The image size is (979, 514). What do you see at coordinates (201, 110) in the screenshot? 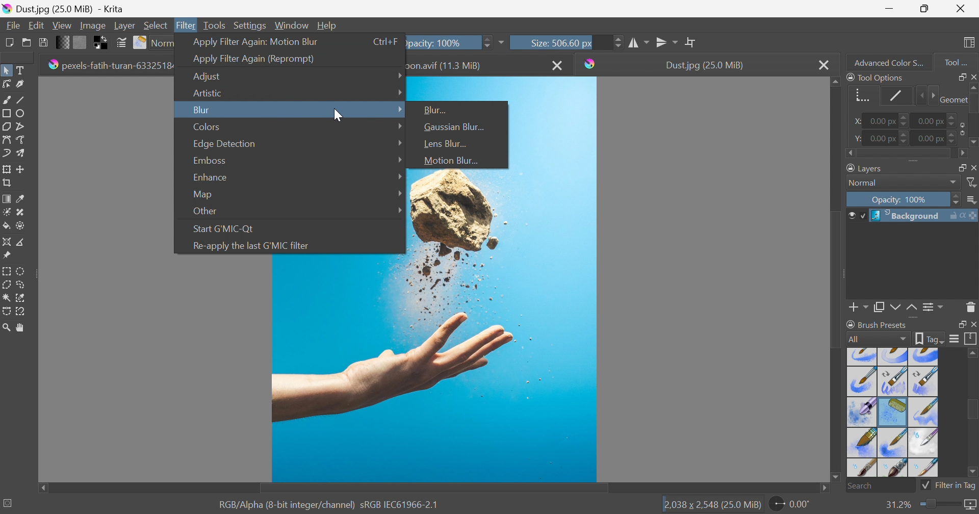
I see `Blur` at bounding box center [201, 110].